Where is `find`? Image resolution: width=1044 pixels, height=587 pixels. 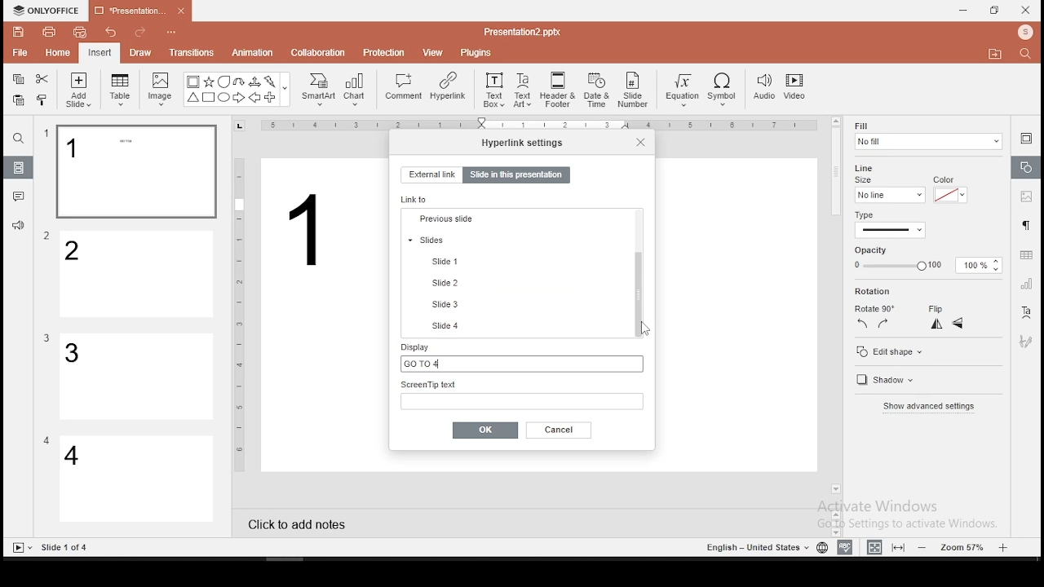
find is located at coordinates (18, 139).